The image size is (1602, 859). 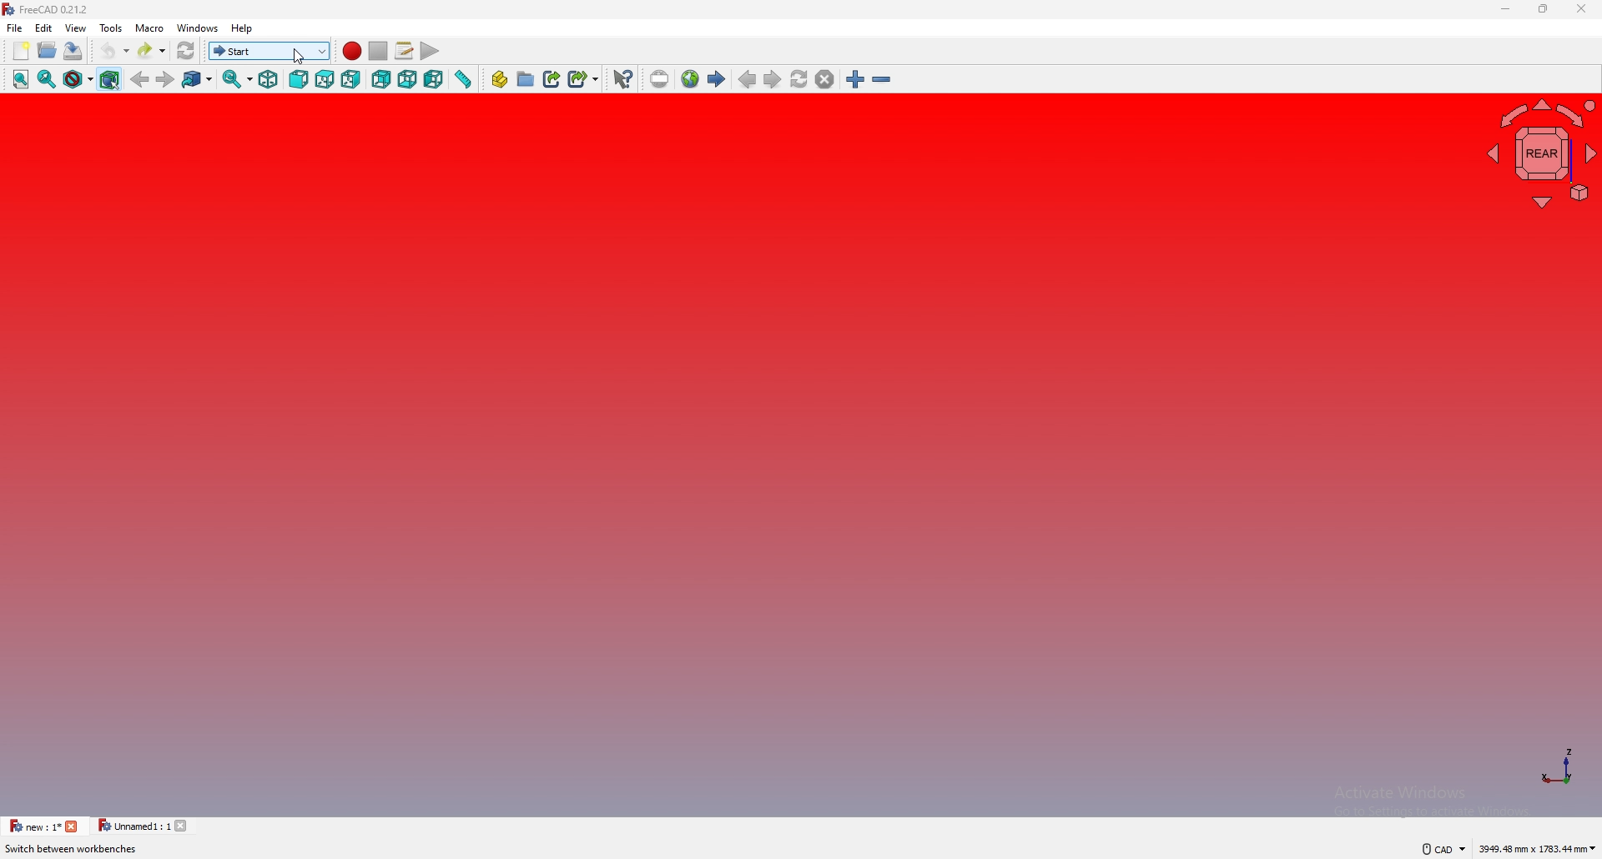 What do you see at coordinates (1539, 846) in the screenshot?
I see `3949.48 mm x 1783.44mm` at bounding box center [1539, 846].